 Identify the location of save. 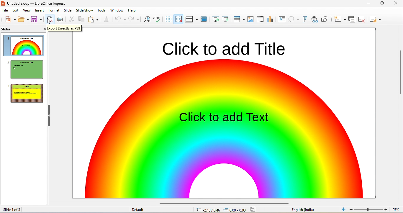
(253, 209).